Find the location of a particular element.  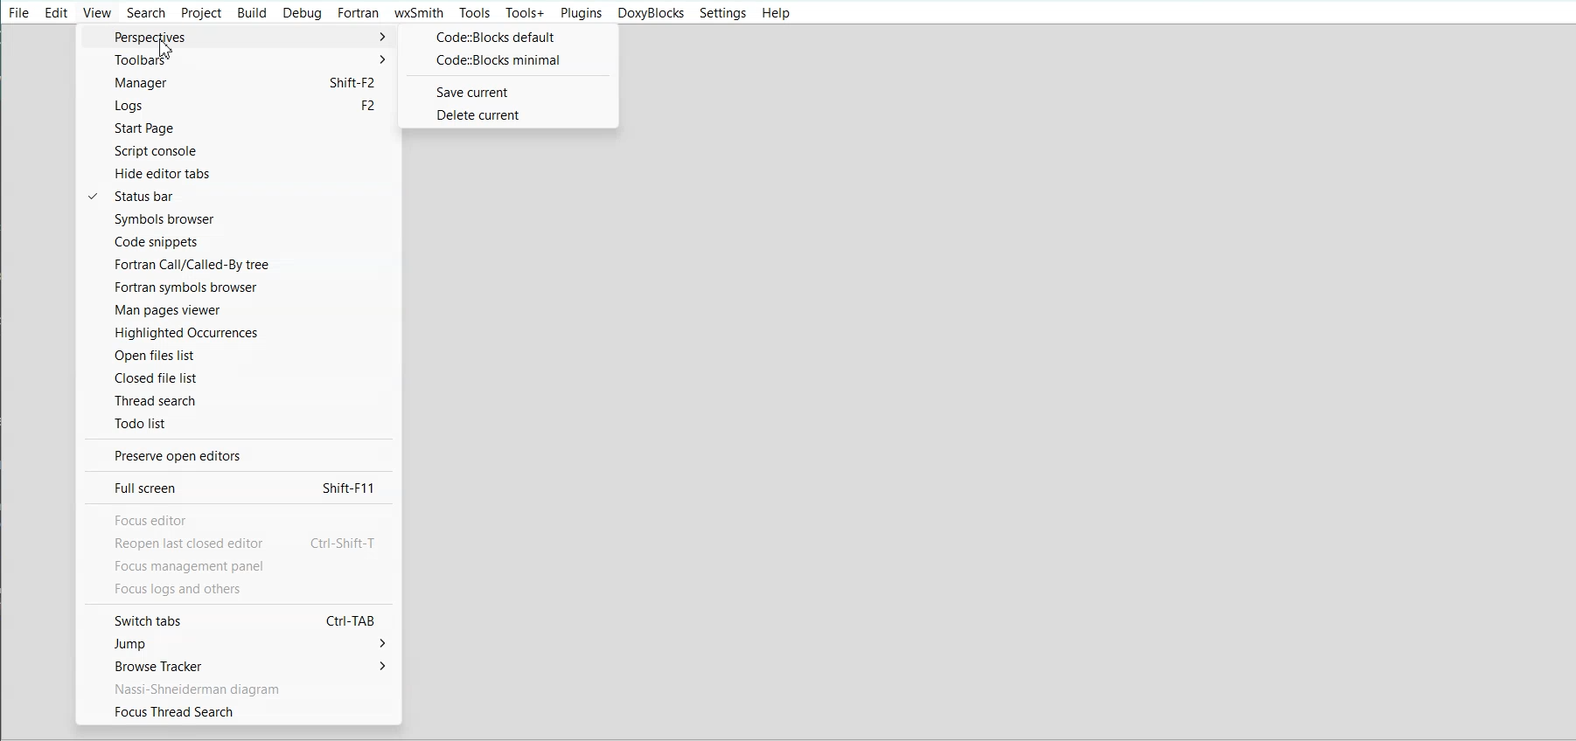

Project is located at coordinates (200, 12).